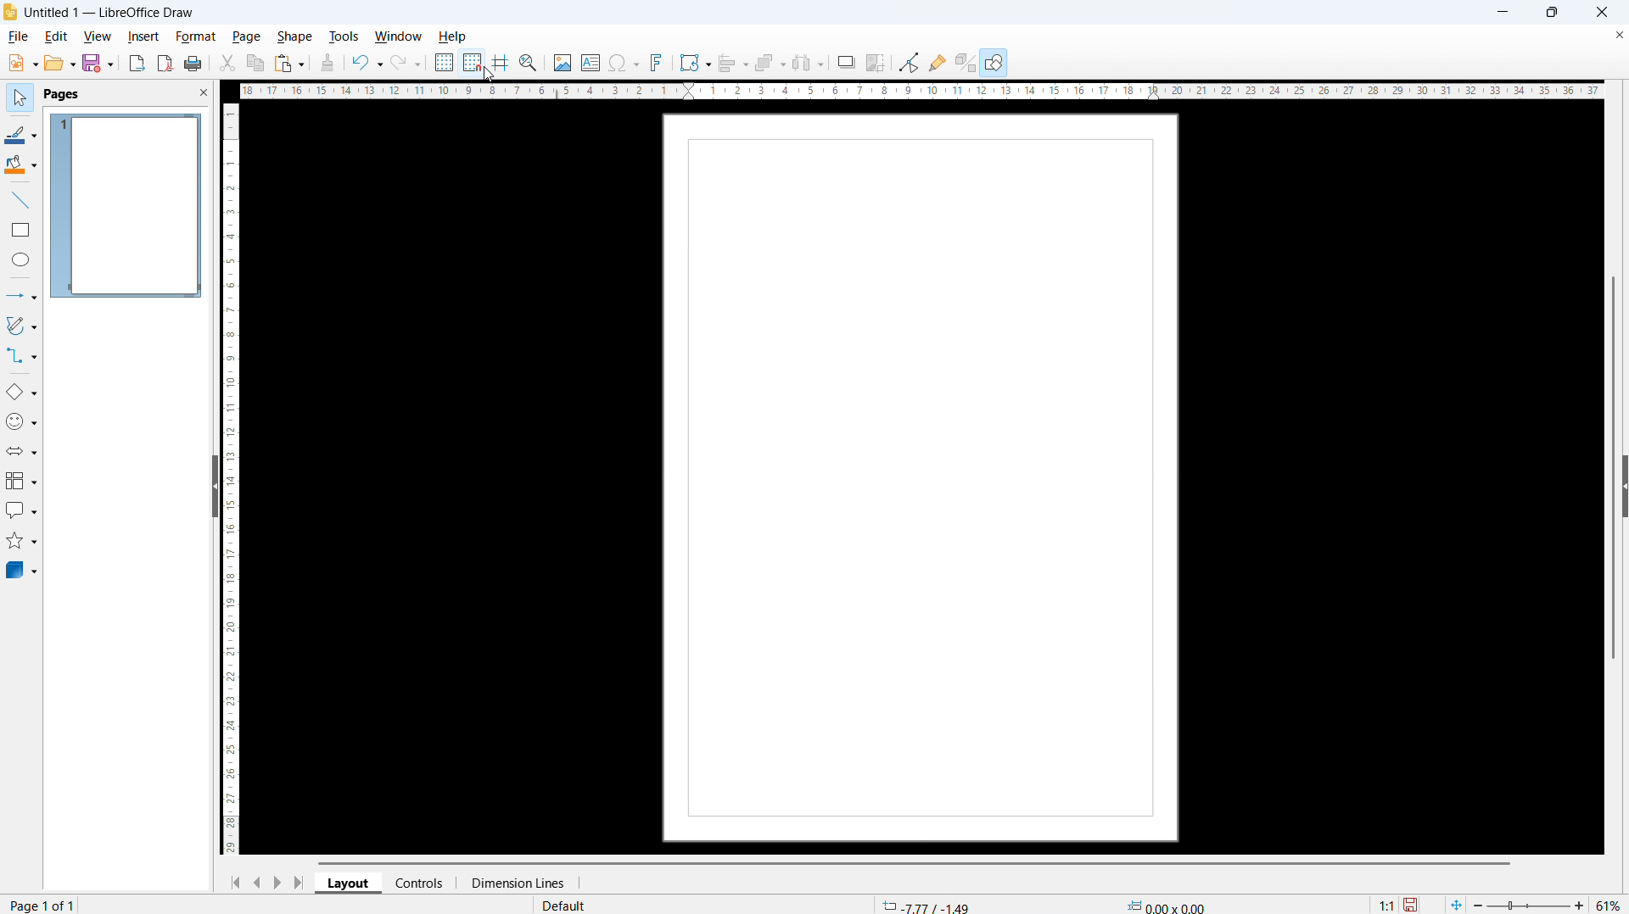  Describe the element at coordinates (22, 451) in the screenshot. I see `block arrows` at that location.